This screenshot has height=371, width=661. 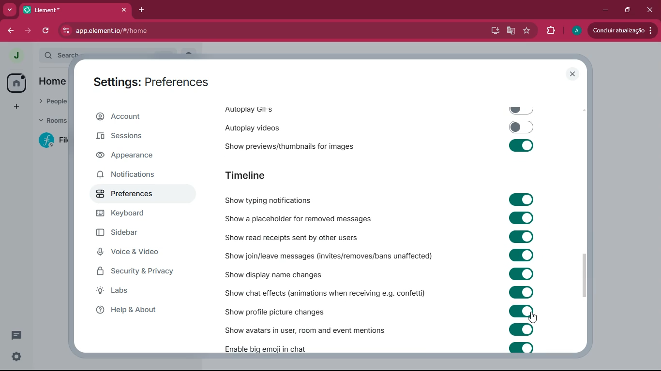 I want to click on voice & video, so click(x=138, y=253).